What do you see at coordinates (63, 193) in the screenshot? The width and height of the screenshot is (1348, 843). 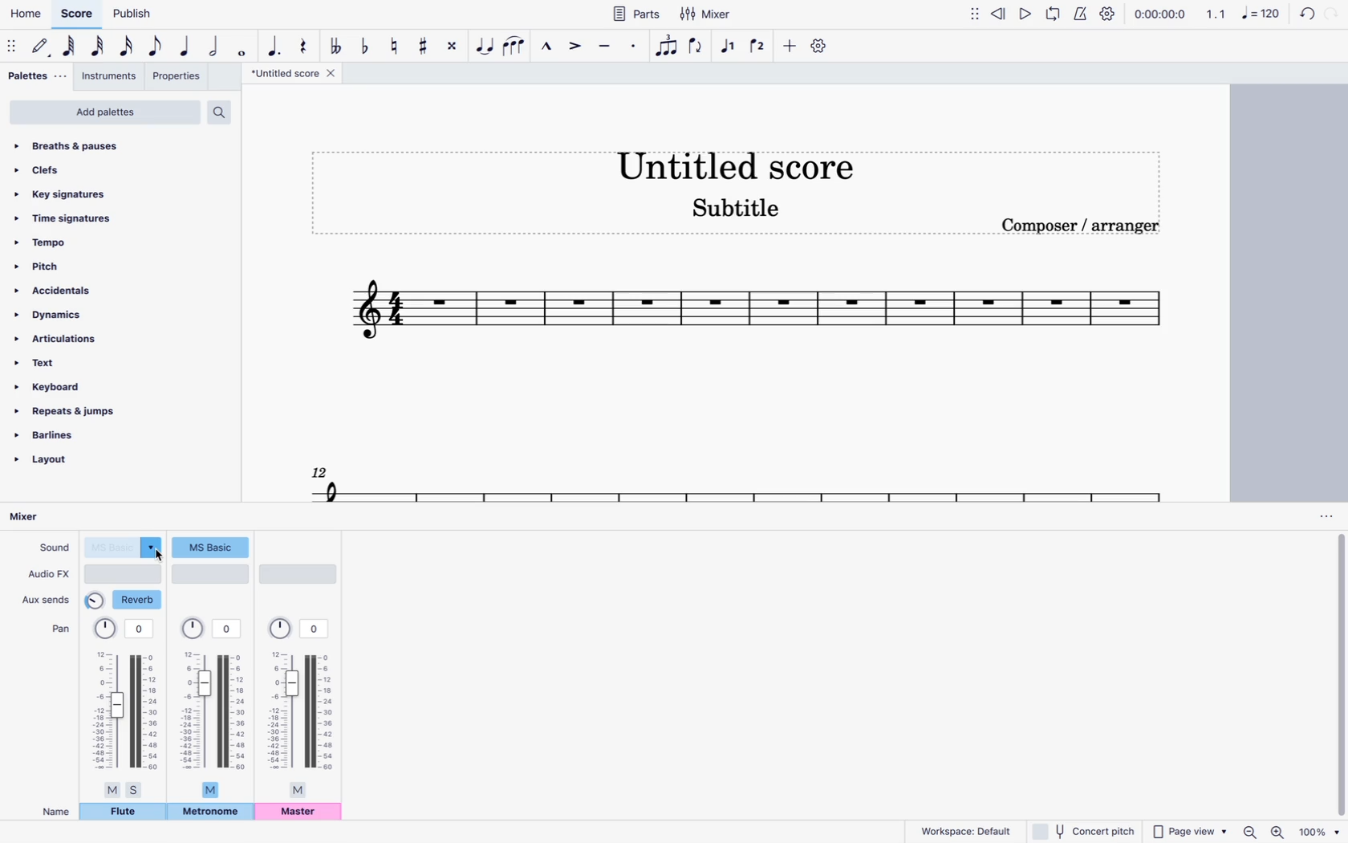 I see `key signatures` at bounding box center [63, 193].